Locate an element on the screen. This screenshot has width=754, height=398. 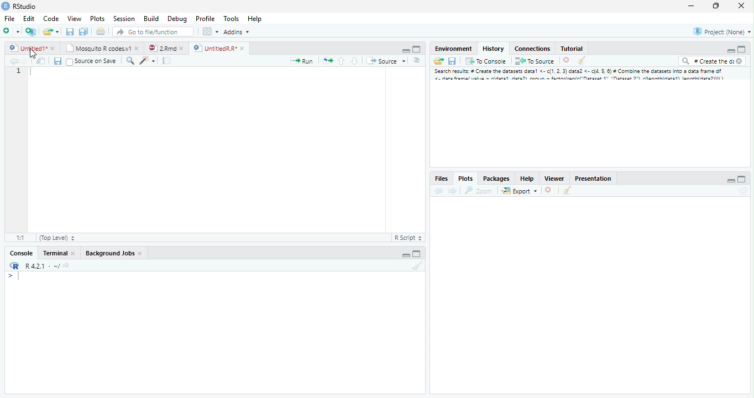
Mosquito R codes is located at coordinates (104, 48).